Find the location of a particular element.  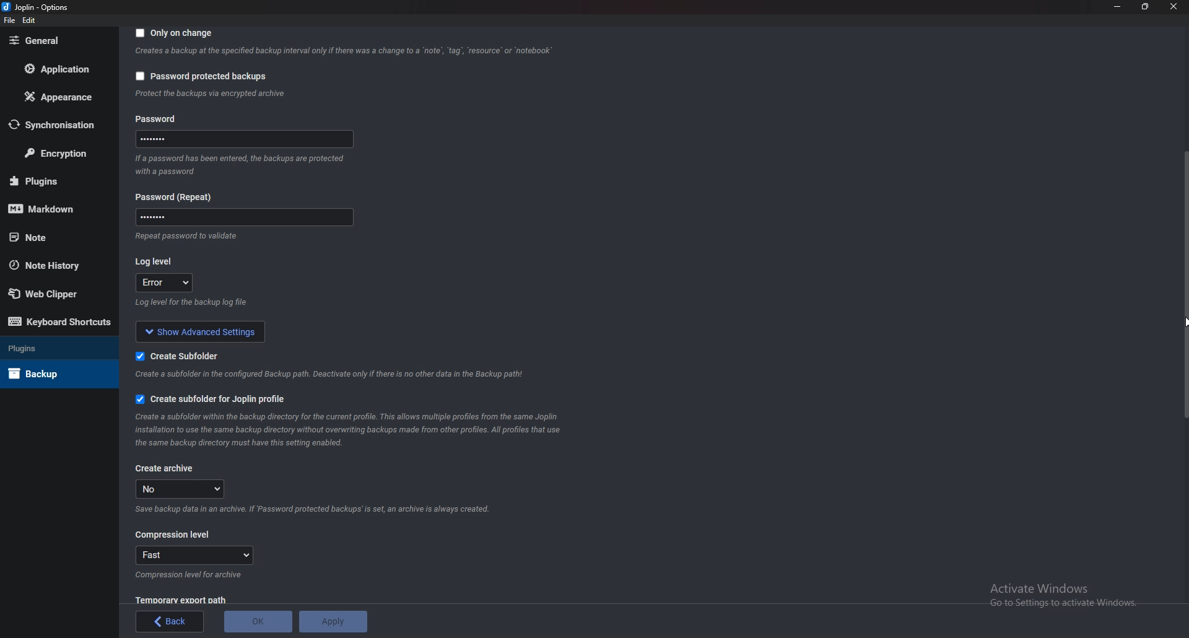

Info on subfolderf is located at coordinates (331, 374).